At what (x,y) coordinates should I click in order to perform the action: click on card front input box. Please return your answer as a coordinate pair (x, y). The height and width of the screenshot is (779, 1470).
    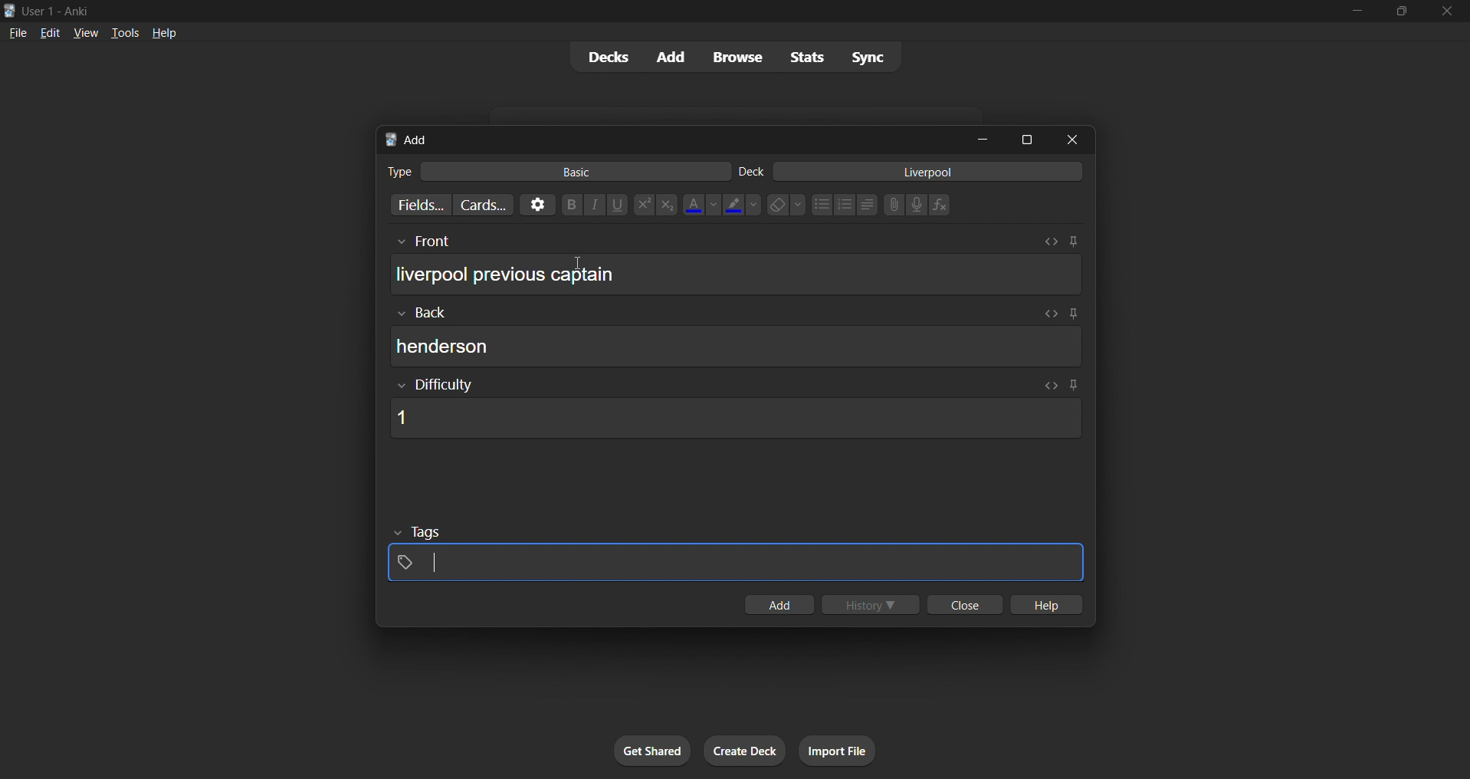
    Looking at the image, I should click on (736, 269).